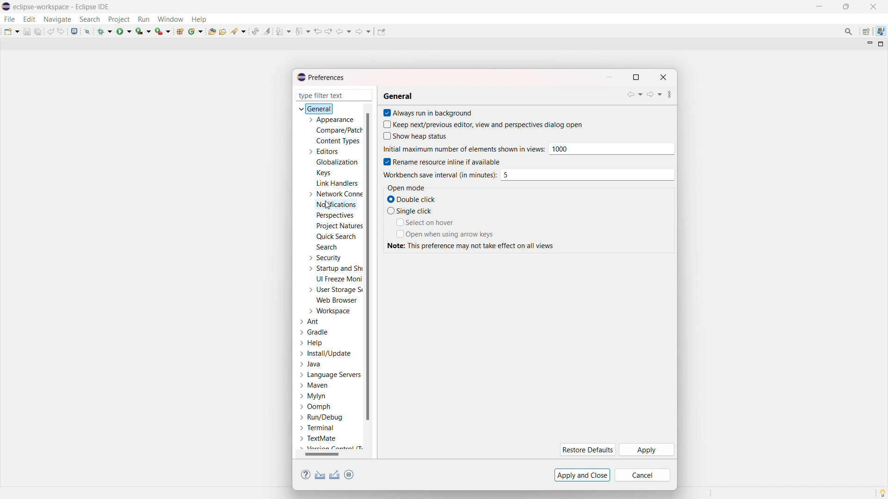 The image size is (888, 499). Describe the element at coordinates (339, 225) in the screenshot. I see `project natures` at that location.